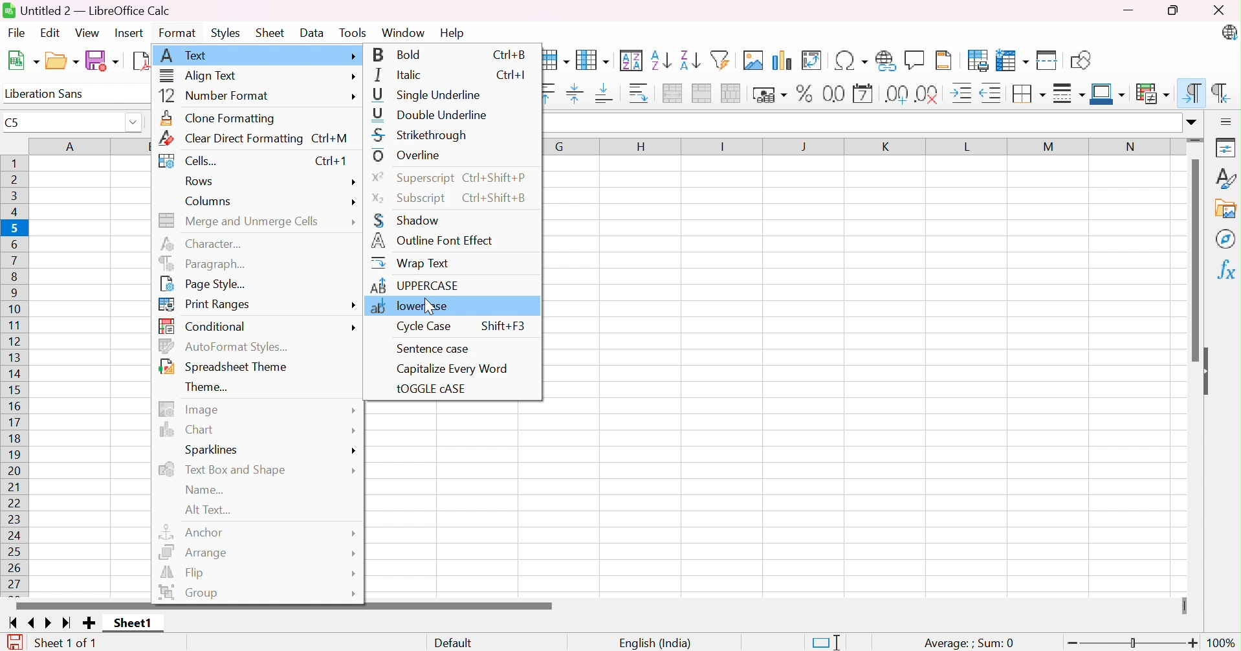 This screenshot has height=651, width=1241. What do you see at coordinates (608, 95) in the screenshot?
I see `Align Bottom` at bounding box center [608, 95].